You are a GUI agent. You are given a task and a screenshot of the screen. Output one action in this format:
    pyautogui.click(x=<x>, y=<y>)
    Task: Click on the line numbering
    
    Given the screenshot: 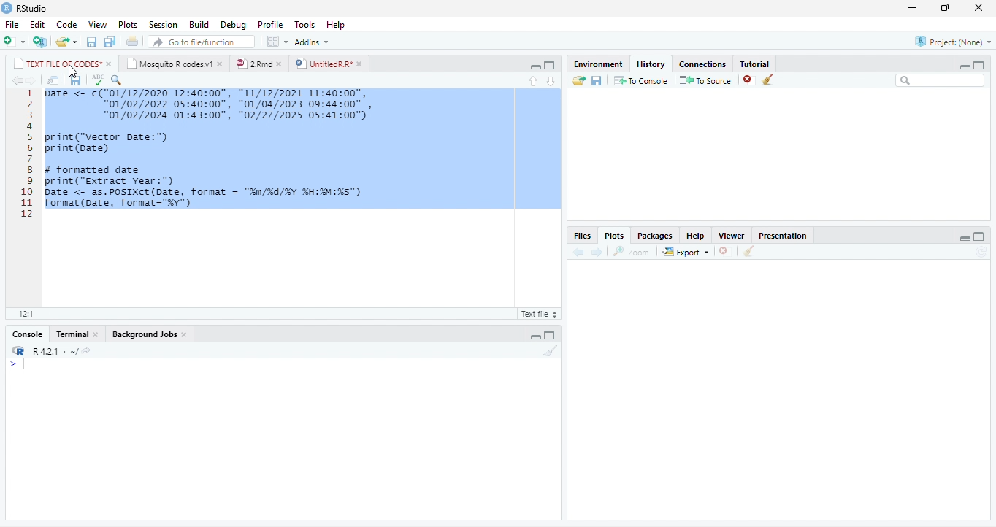 What is the action you would take?
    pyautogui.click(x=27, y=153)
    